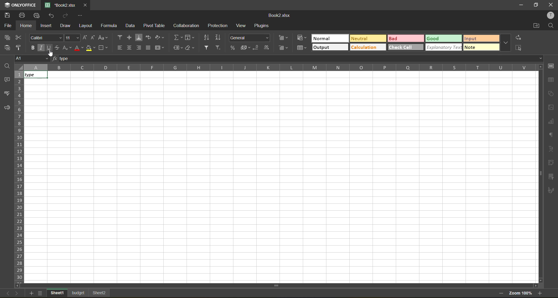 The width and height of the screenshot is (558, 298). Describe the element at coordinates (51, 48) in the screenshot. I see `underline` at that location.